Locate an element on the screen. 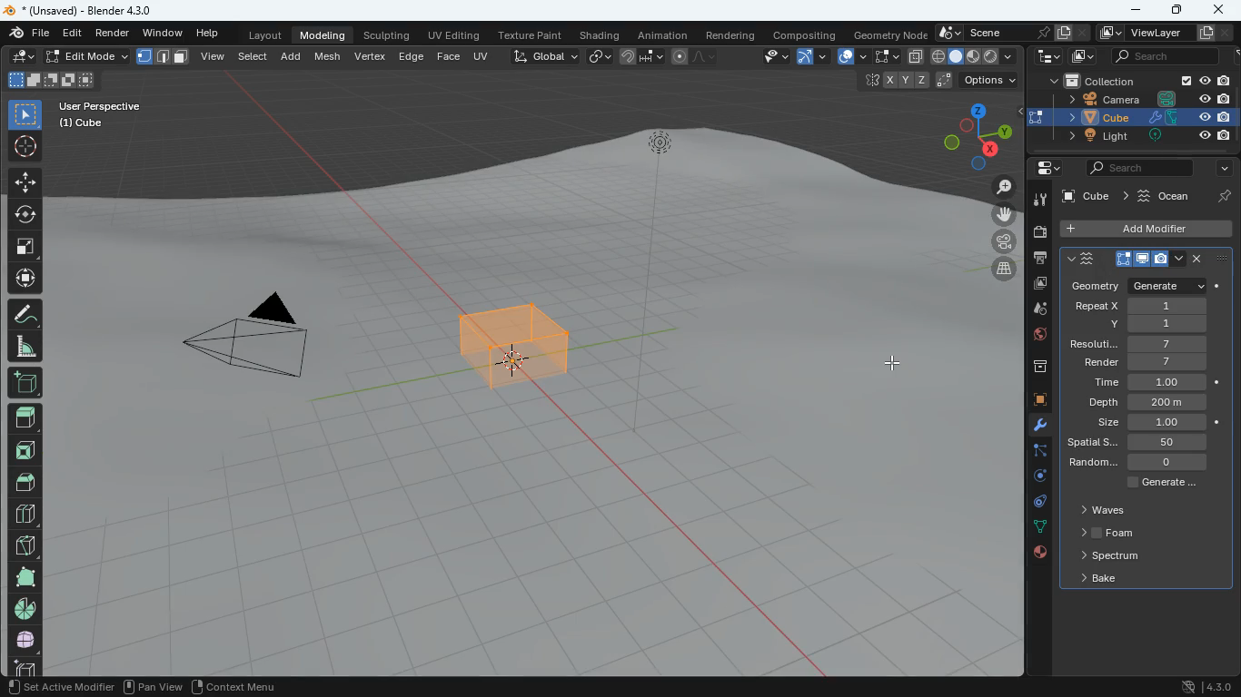 The image size is (1241, 697). camera is located at coordinates (247, 341).